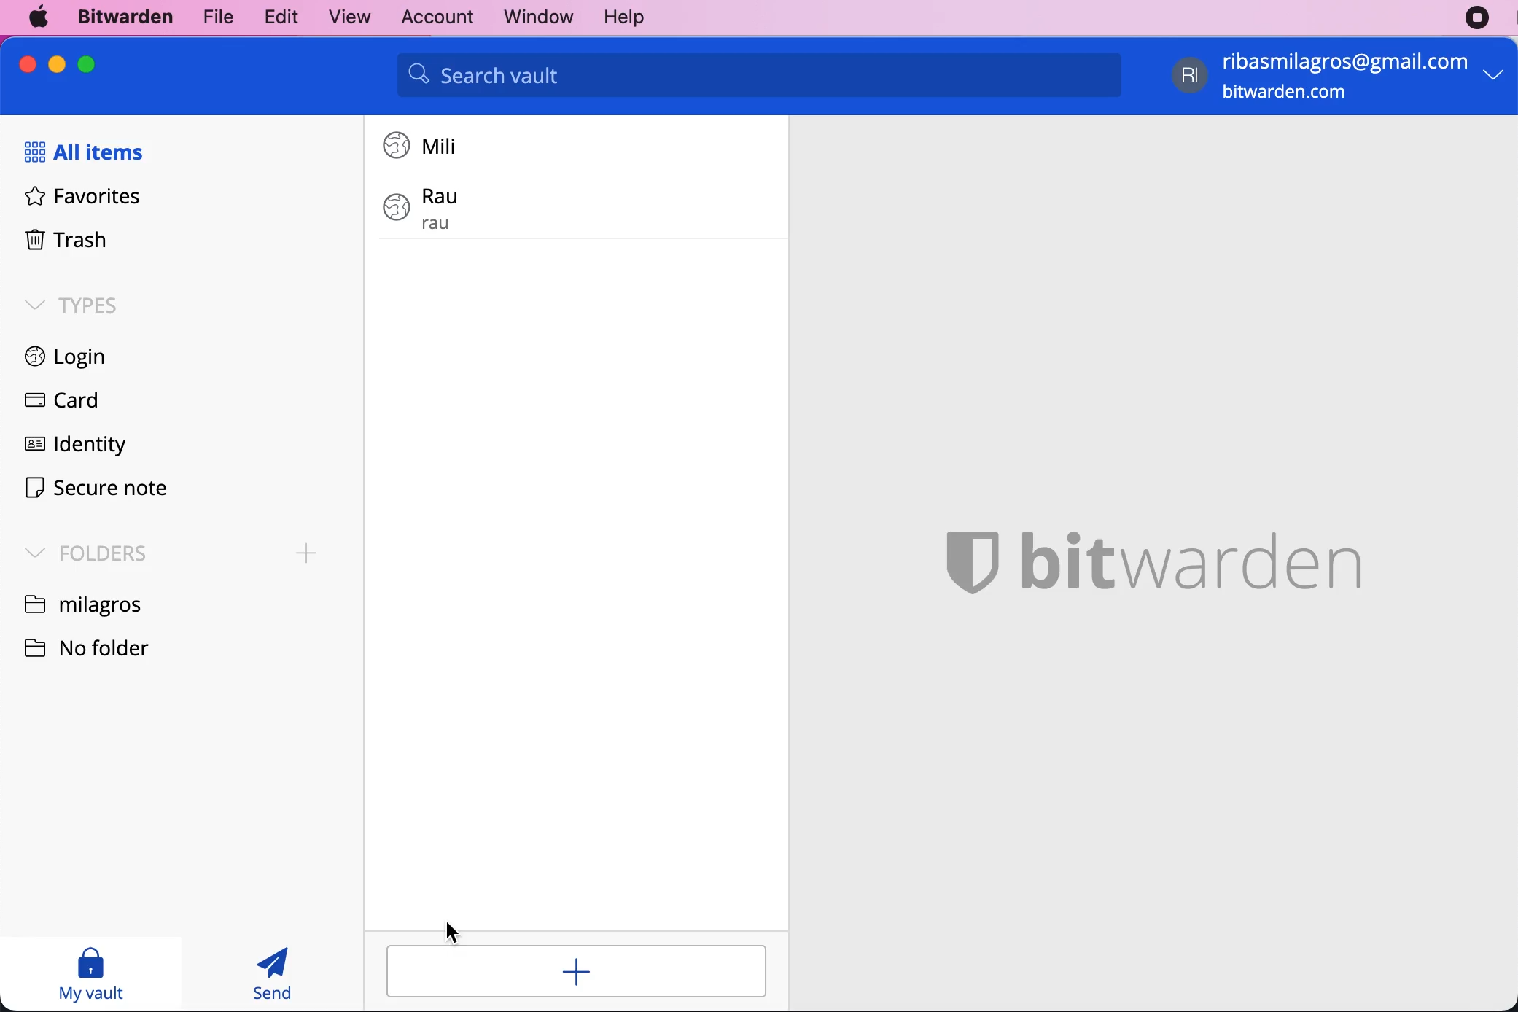 The image size is (1518, 1012). What do you see at coordinates (98, 646) in the screenshot?
I see `no folder` at bounding box center [98, 646].